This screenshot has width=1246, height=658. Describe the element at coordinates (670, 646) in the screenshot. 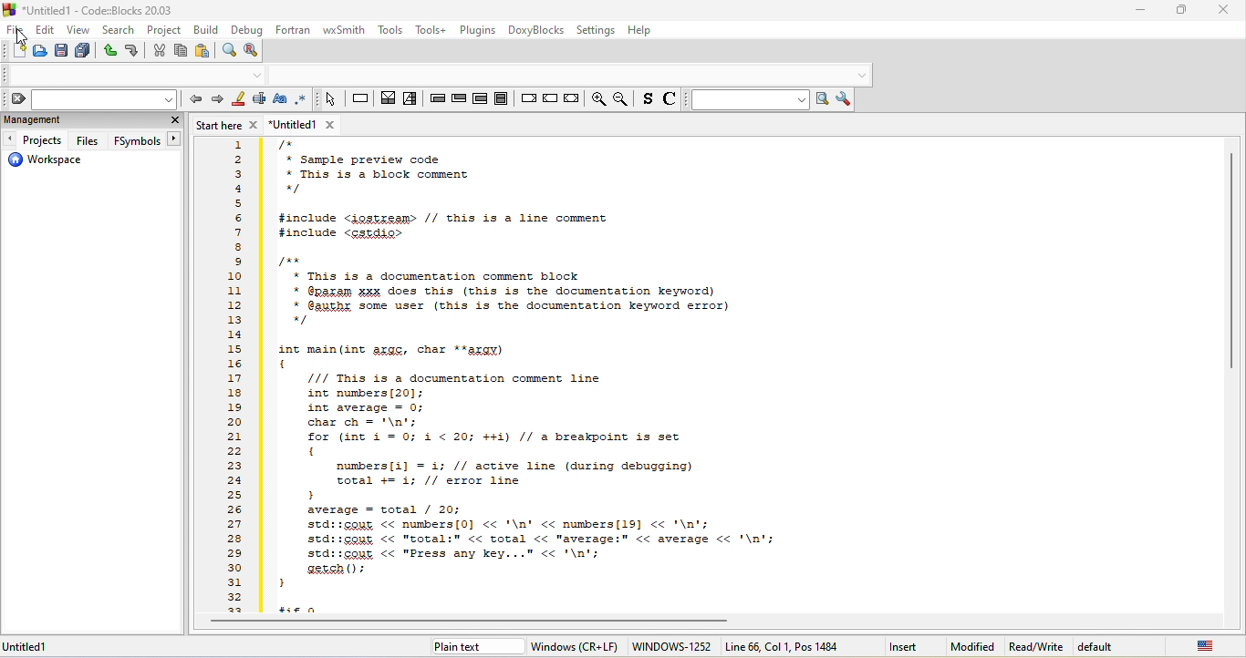

I see `windows-1252` at that location.